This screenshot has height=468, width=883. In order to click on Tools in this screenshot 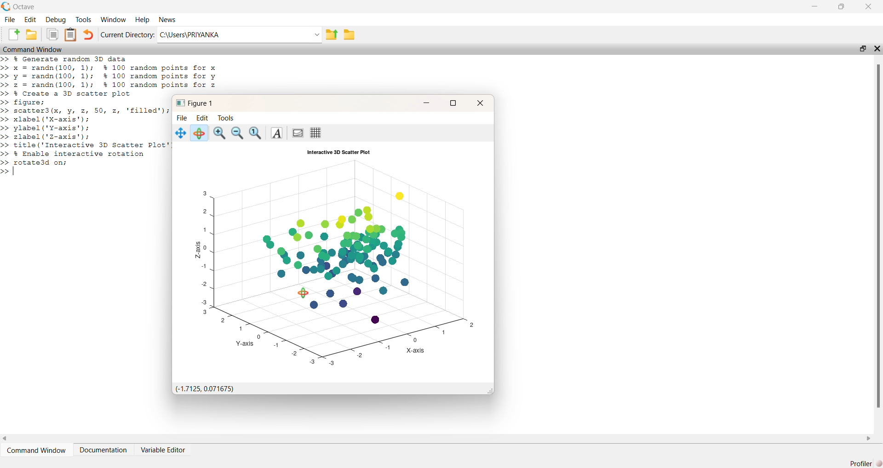, I will do `click(226, 118)`.